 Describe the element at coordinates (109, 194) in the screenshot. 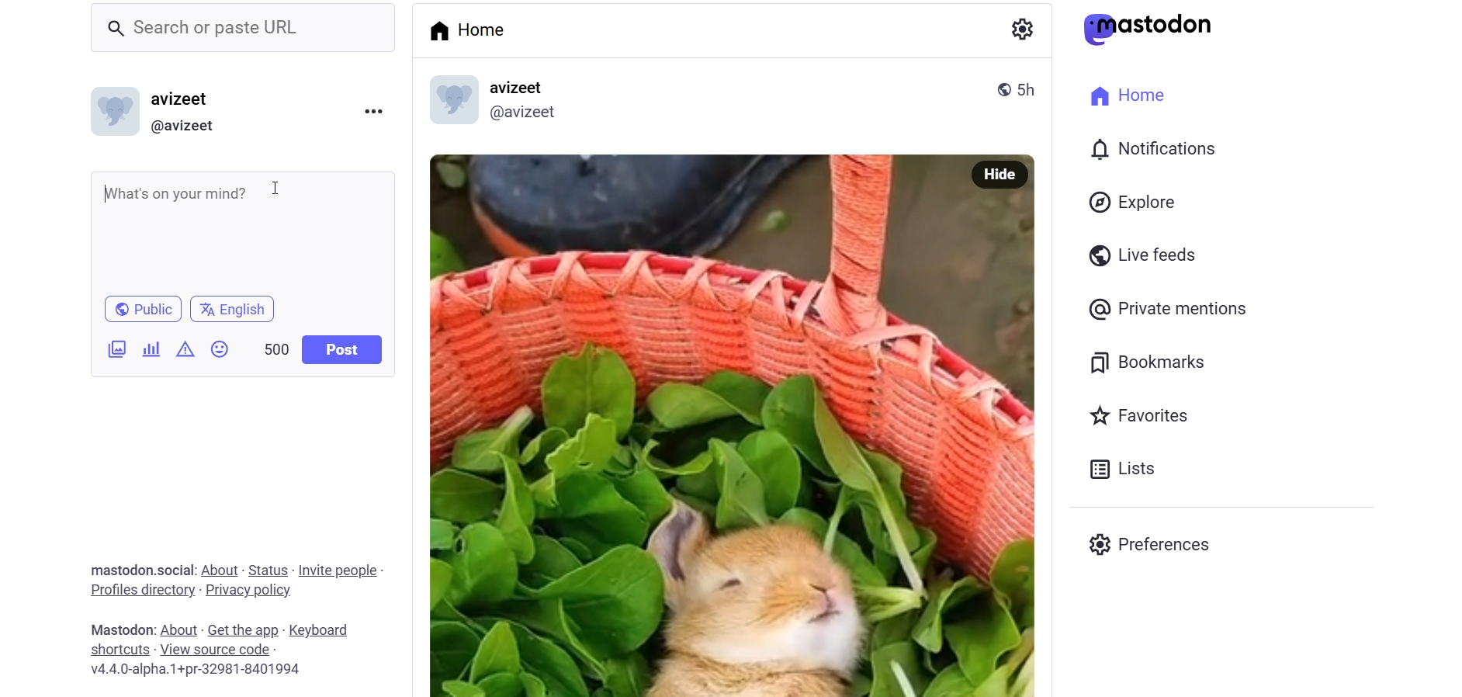

I see `start writing` at that location.